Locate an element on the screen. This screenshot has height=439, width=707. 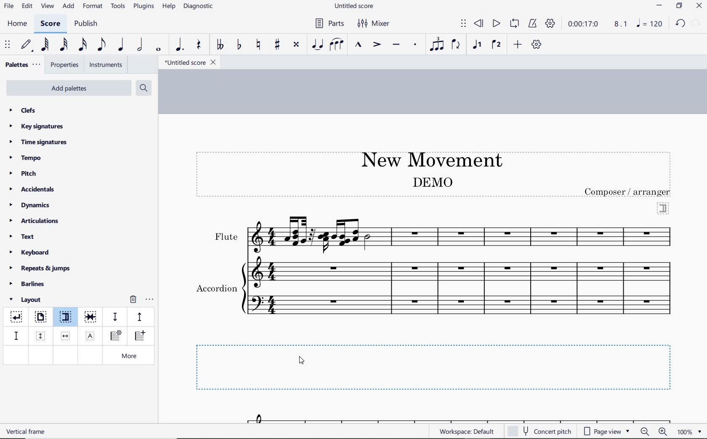
restore down is located at coordinates (680, 6).